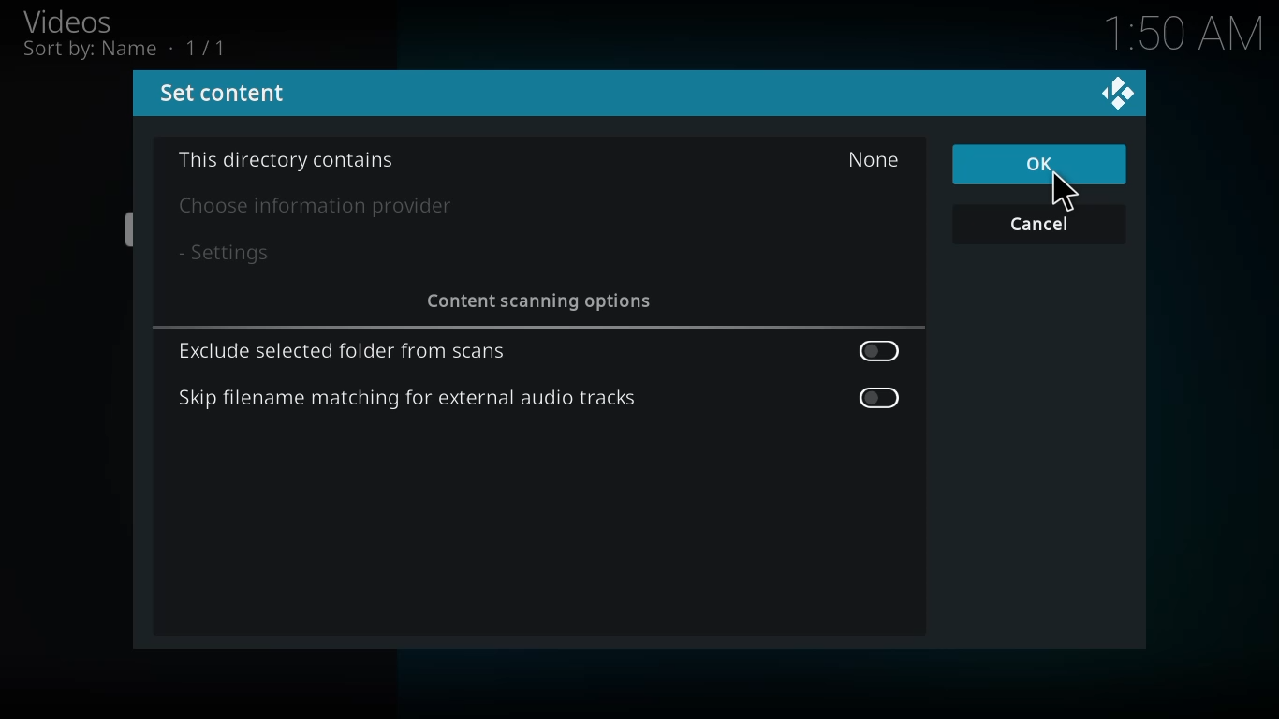 Image resolution: width=1279 pixels, height=719 pixels. Describe the element at coordinates (878, 352) in the screenshot. I see `enable` at that location.